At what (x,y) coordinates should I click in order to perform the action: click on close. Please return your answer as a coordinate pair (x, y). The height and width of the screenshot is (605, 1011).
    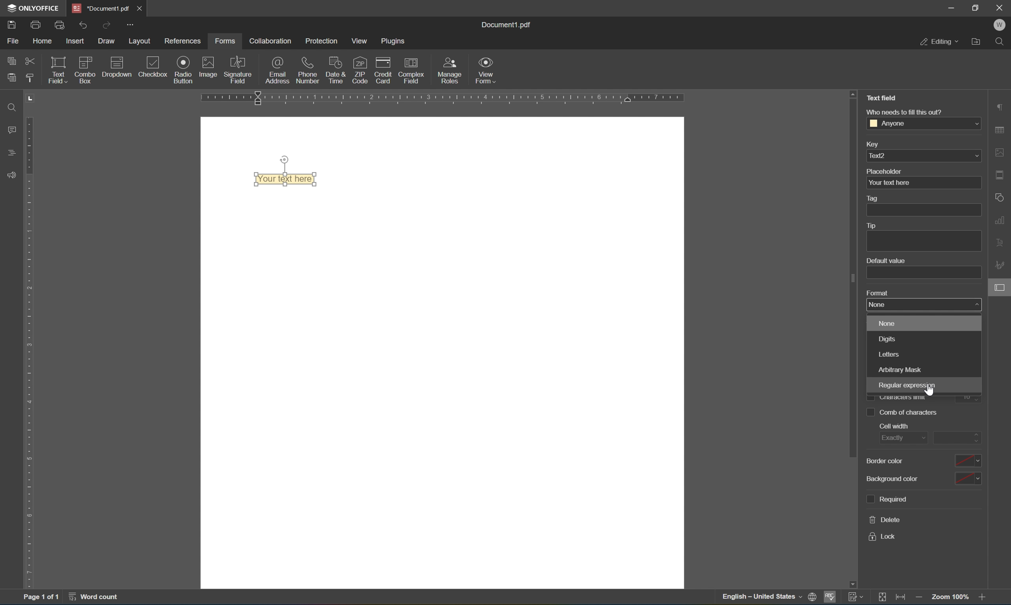
    Looking at the image, I should click on (138, 7).